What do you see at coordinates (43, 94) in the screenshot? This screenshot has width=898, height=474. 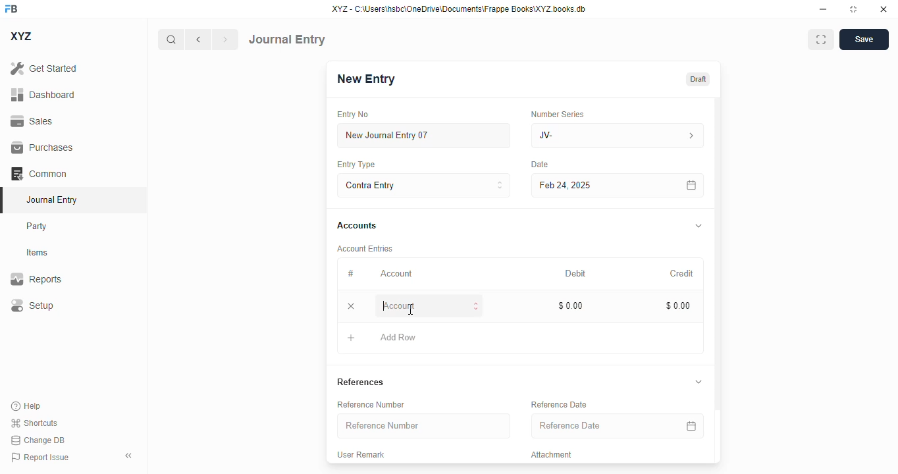 I see `dashboard` at bounding box center [43, 94].